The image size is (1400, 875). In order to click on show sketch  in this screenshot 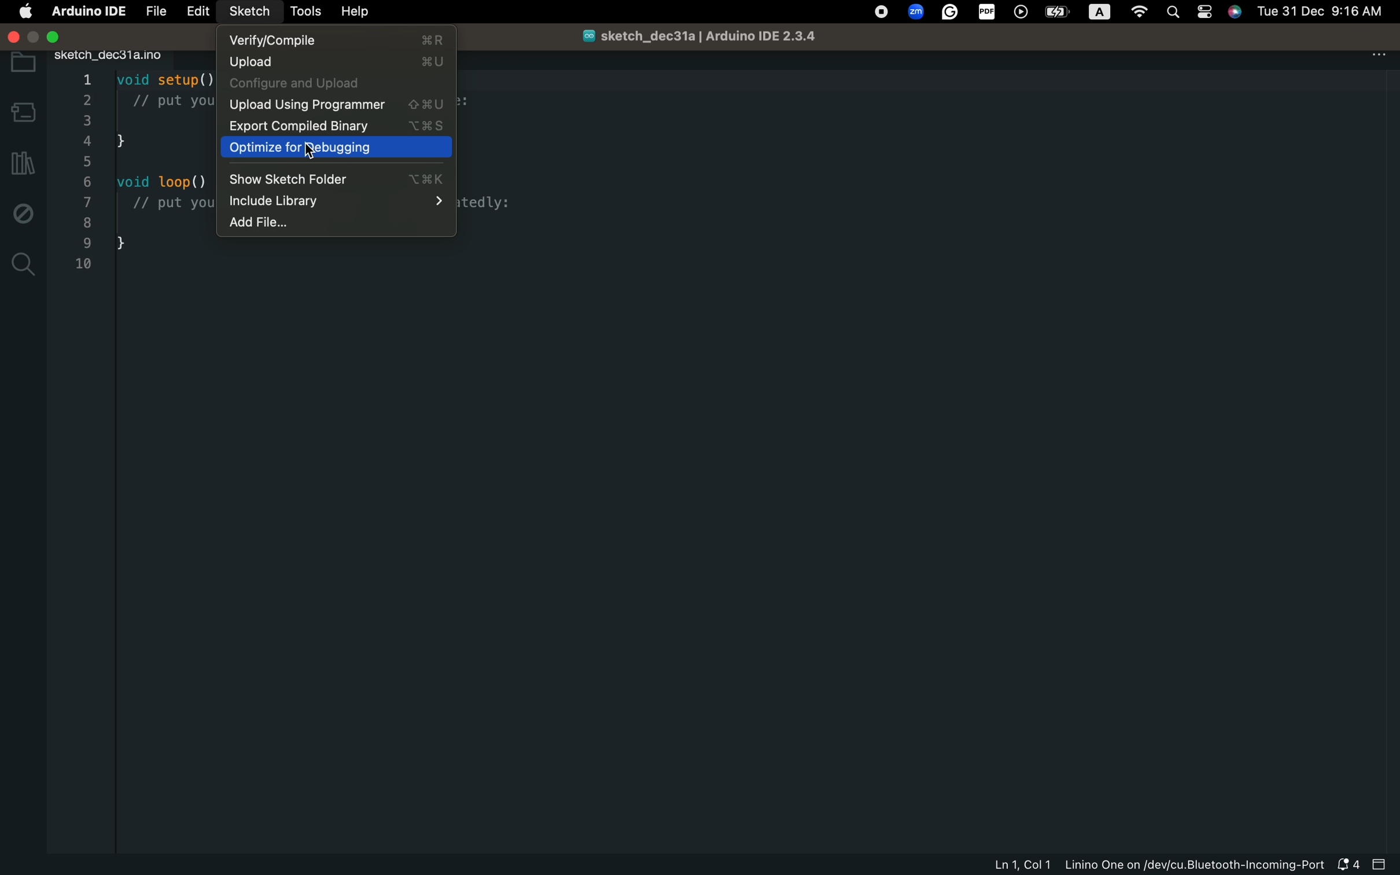, I will do `click(336, 179)`.